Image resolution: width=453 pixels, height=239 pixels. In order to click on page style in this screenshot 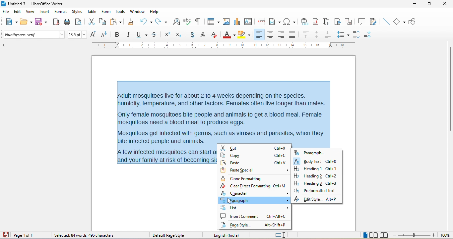, I will do `click(238, 225)`.